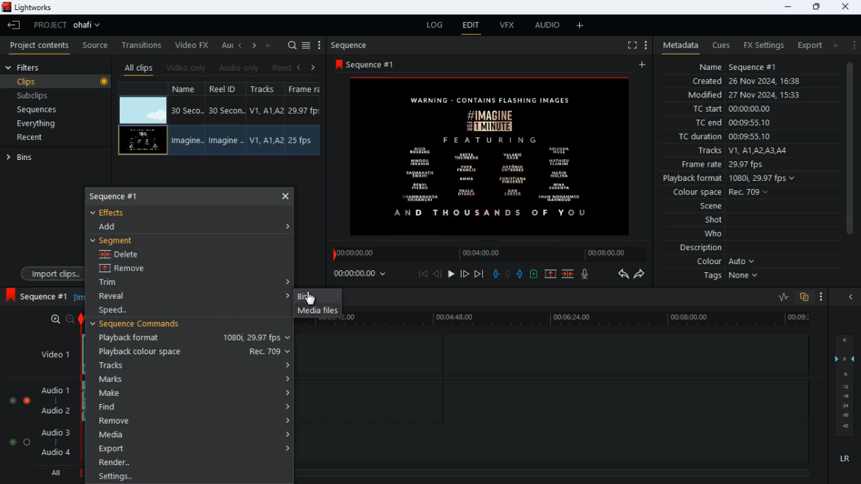  What do you see at coordinates (190, 380) in the screenshot?
I see `marks` at bounding box center [190, 380].